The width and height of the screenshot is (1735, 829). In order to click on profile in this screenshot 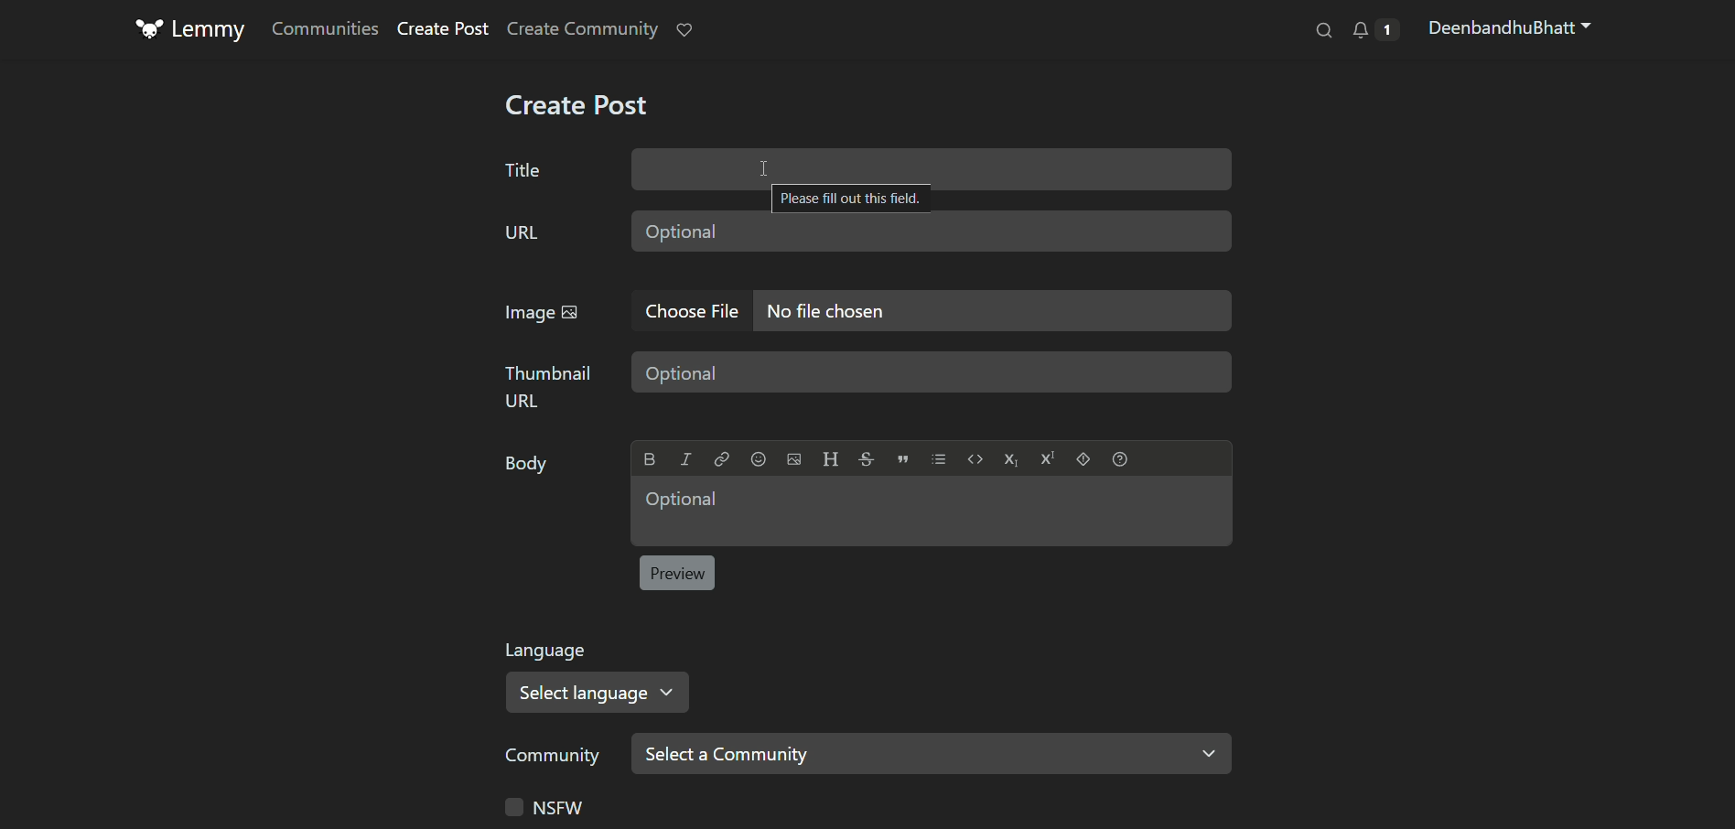, I will do `click(1511, 30)`.